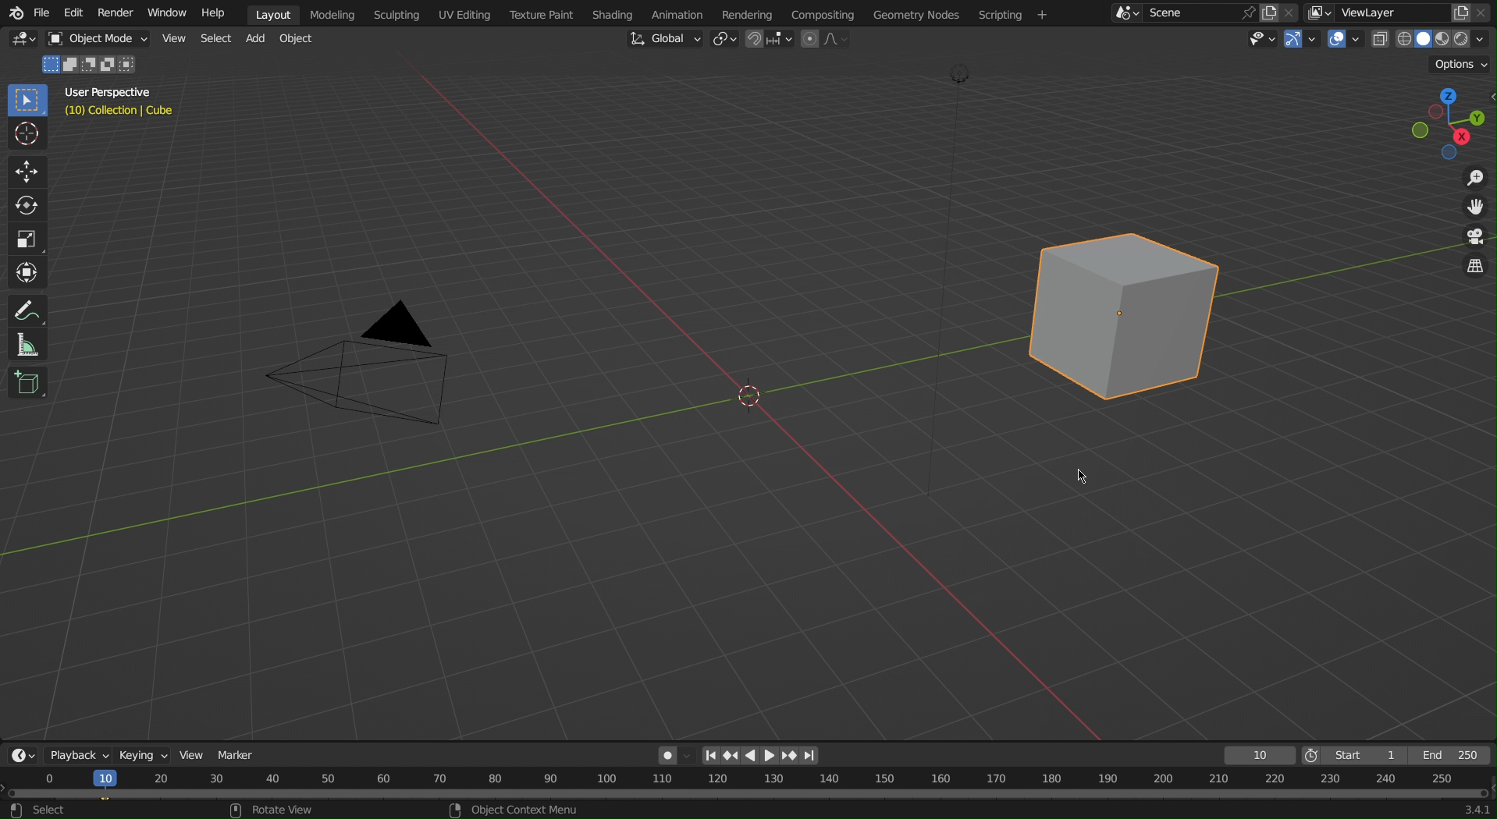 The width and height of the screenshot is (1497, 819). Describe the element at coordinates (256, 40) in the screenshot. I see `Add` at that location.